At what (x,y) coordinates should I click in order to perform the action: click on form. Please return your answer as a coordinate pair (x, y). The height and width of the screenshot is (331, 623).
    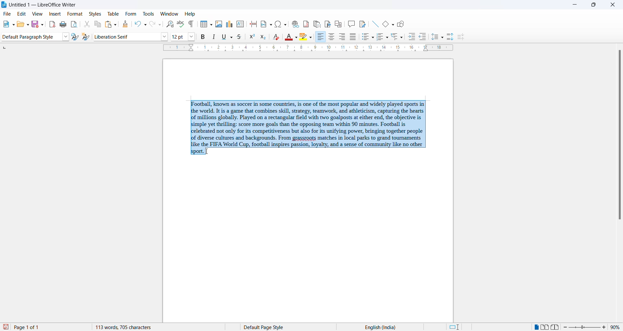
    Looking at the image, I should click on (130, 14).